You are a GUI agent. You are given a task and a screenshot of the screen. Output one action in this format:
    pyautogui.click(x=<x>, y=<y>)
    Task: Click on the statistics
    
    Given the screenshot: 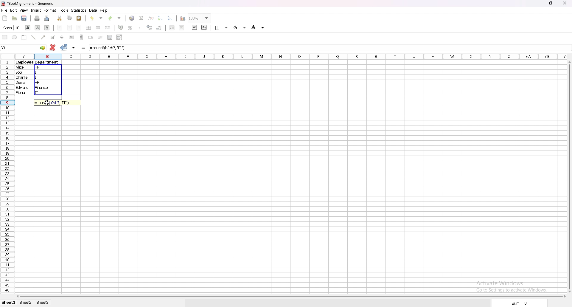 What is the action you would take?
    pyautogui.click(x=79, y=10)
    